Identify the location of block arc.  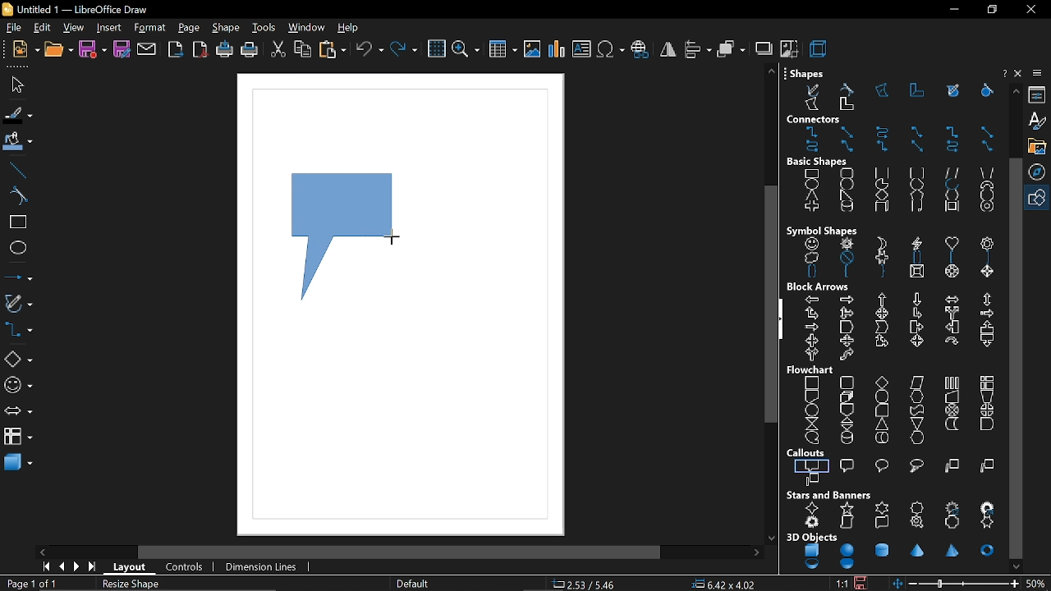
(987, 185).